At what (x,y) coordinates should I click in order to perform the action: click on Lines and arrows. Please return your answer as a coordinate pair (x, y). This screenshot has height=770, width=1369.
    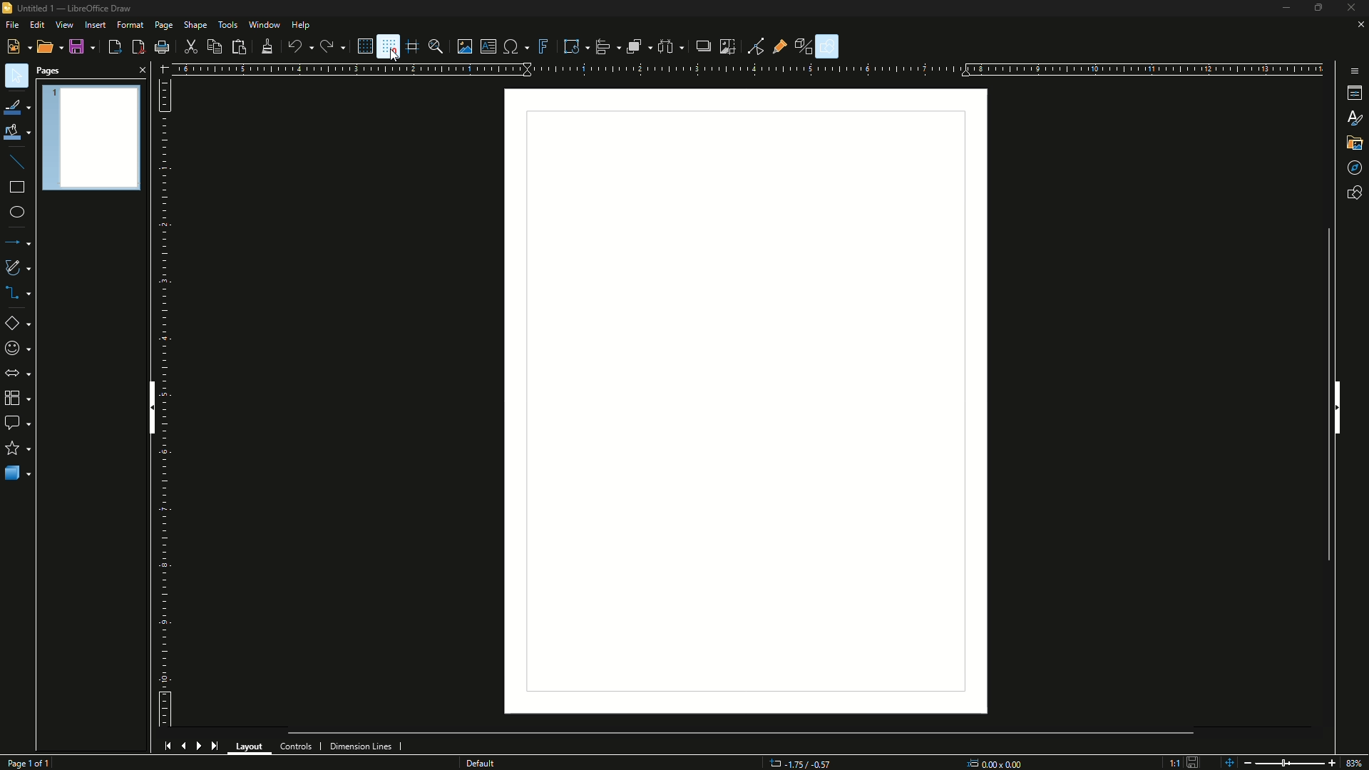
    Looking at the image, I should click on (29, 241).